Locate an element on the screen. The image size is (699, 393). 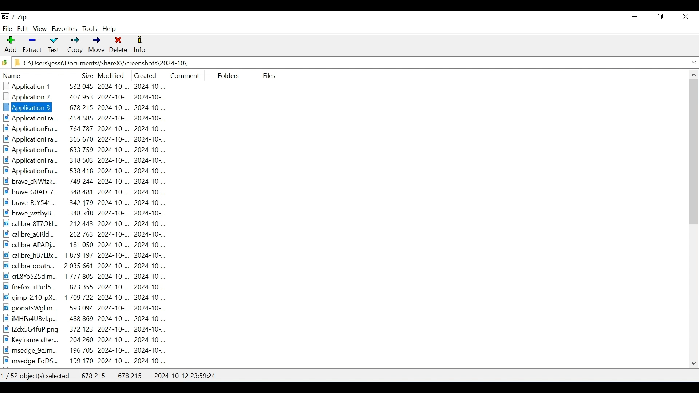
Close is located at coordinates (685, 17).